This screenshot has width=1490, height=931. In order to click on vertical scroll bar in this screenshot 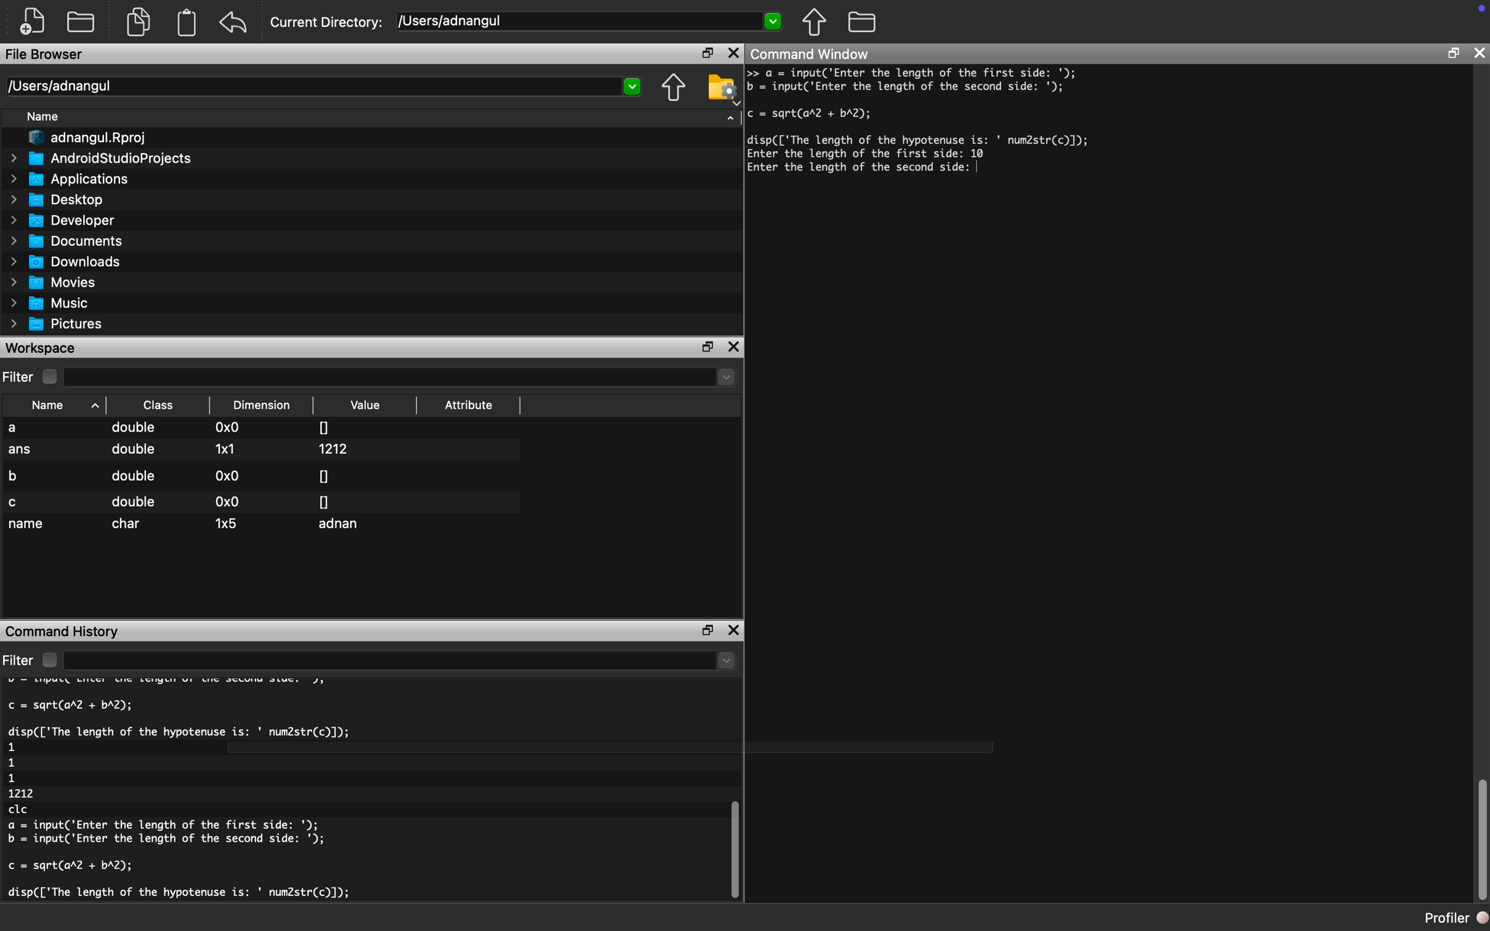, I will do `click(731, 838)`.